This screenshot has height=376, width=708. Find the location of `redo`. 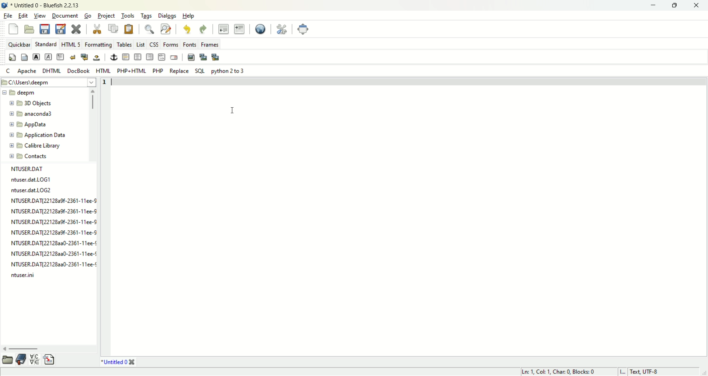

redo is located at coordinates (203, 29).